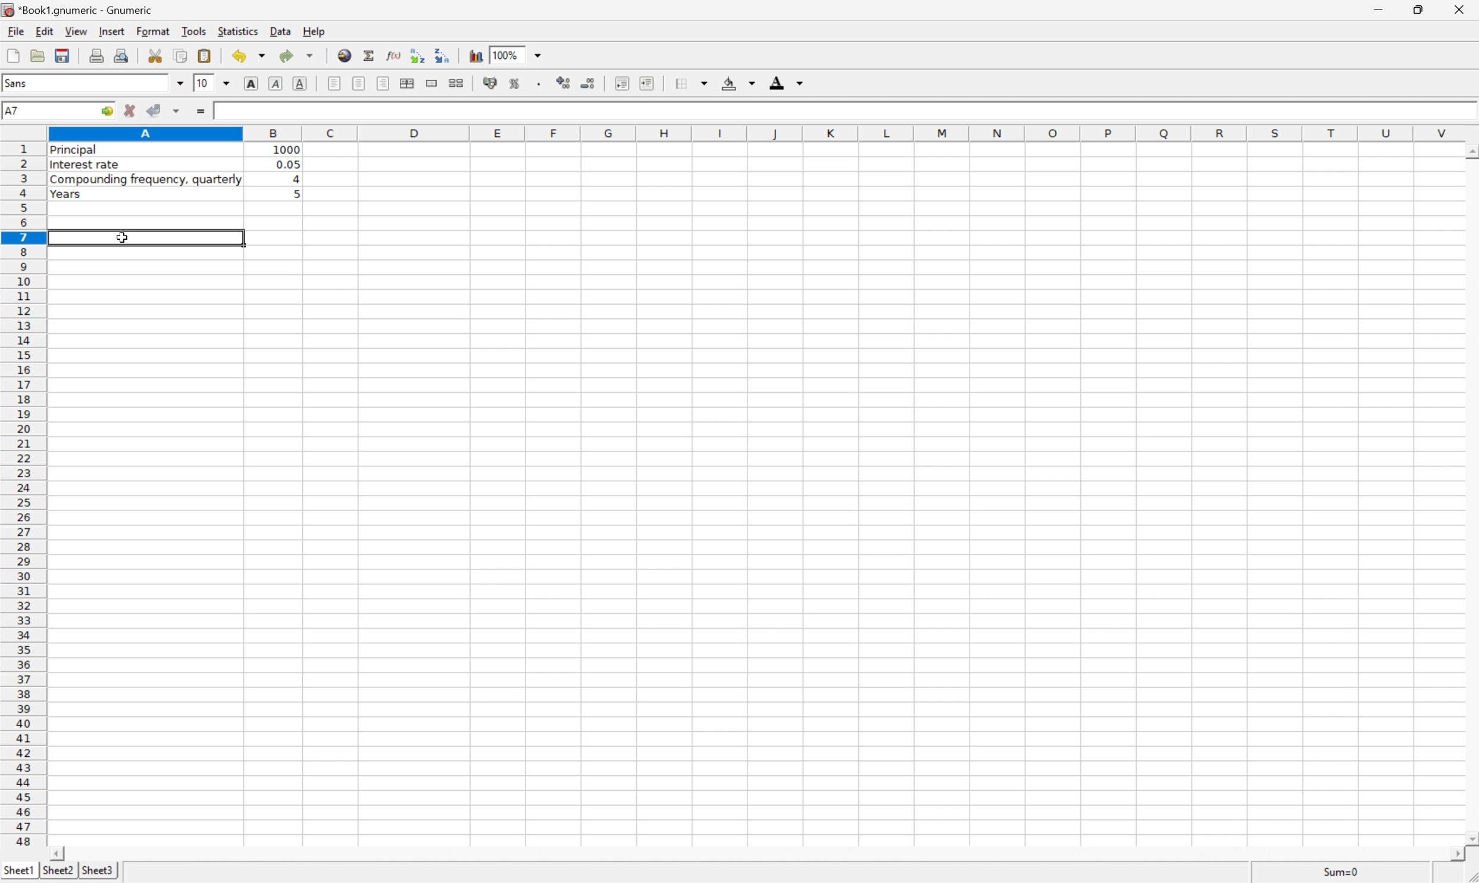  What do you see at coordinates (180, 55) in the screenshot?
I see `copy` at bounding box center [180, 55].